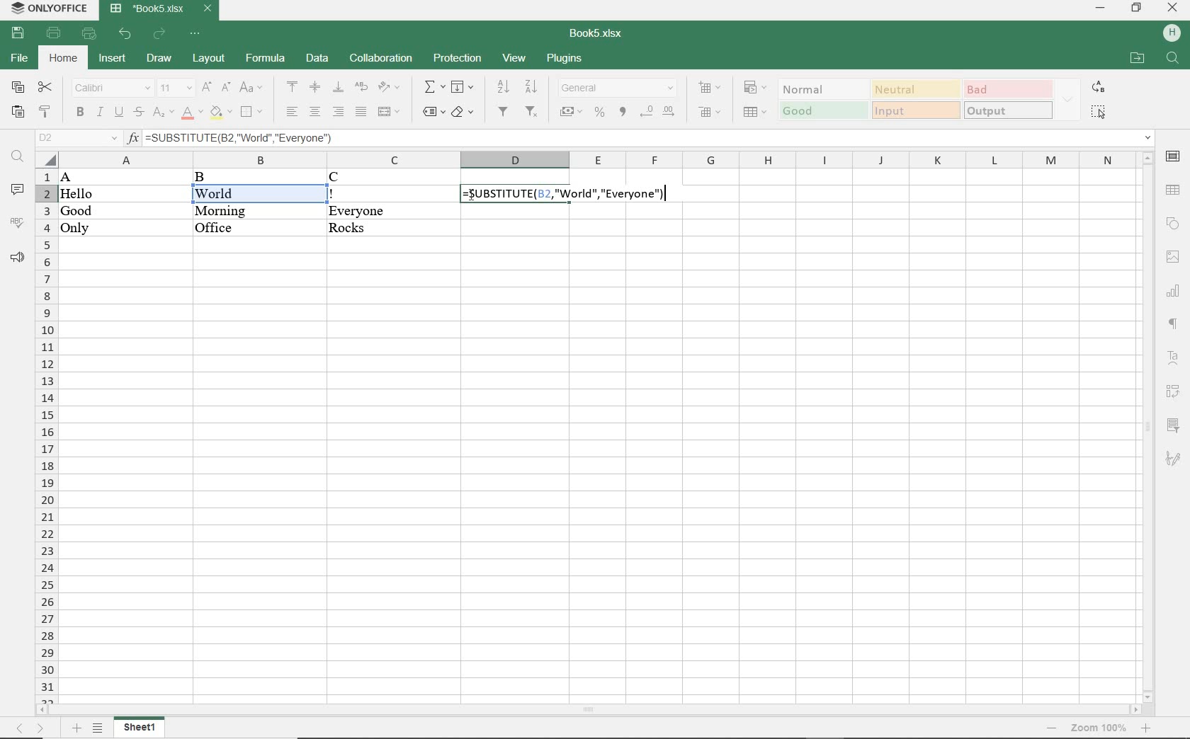 Image resolution: width=1190 pixels, height=739 pixels. Describe the element at coordinates (78, 195) in the screenshot. I see `Hello` at that location.